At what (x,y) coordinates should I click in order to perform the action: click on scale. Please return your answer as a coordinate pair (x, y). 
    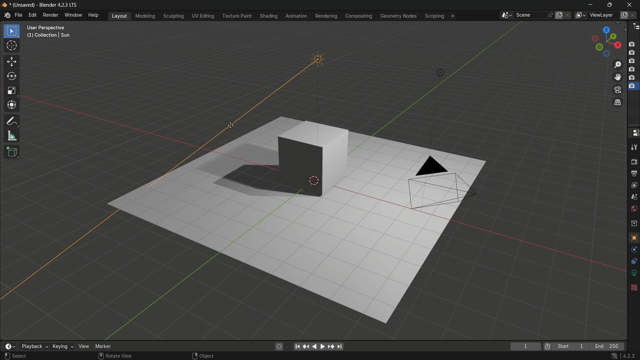
    Looking at the image, I should click on (11, 91).